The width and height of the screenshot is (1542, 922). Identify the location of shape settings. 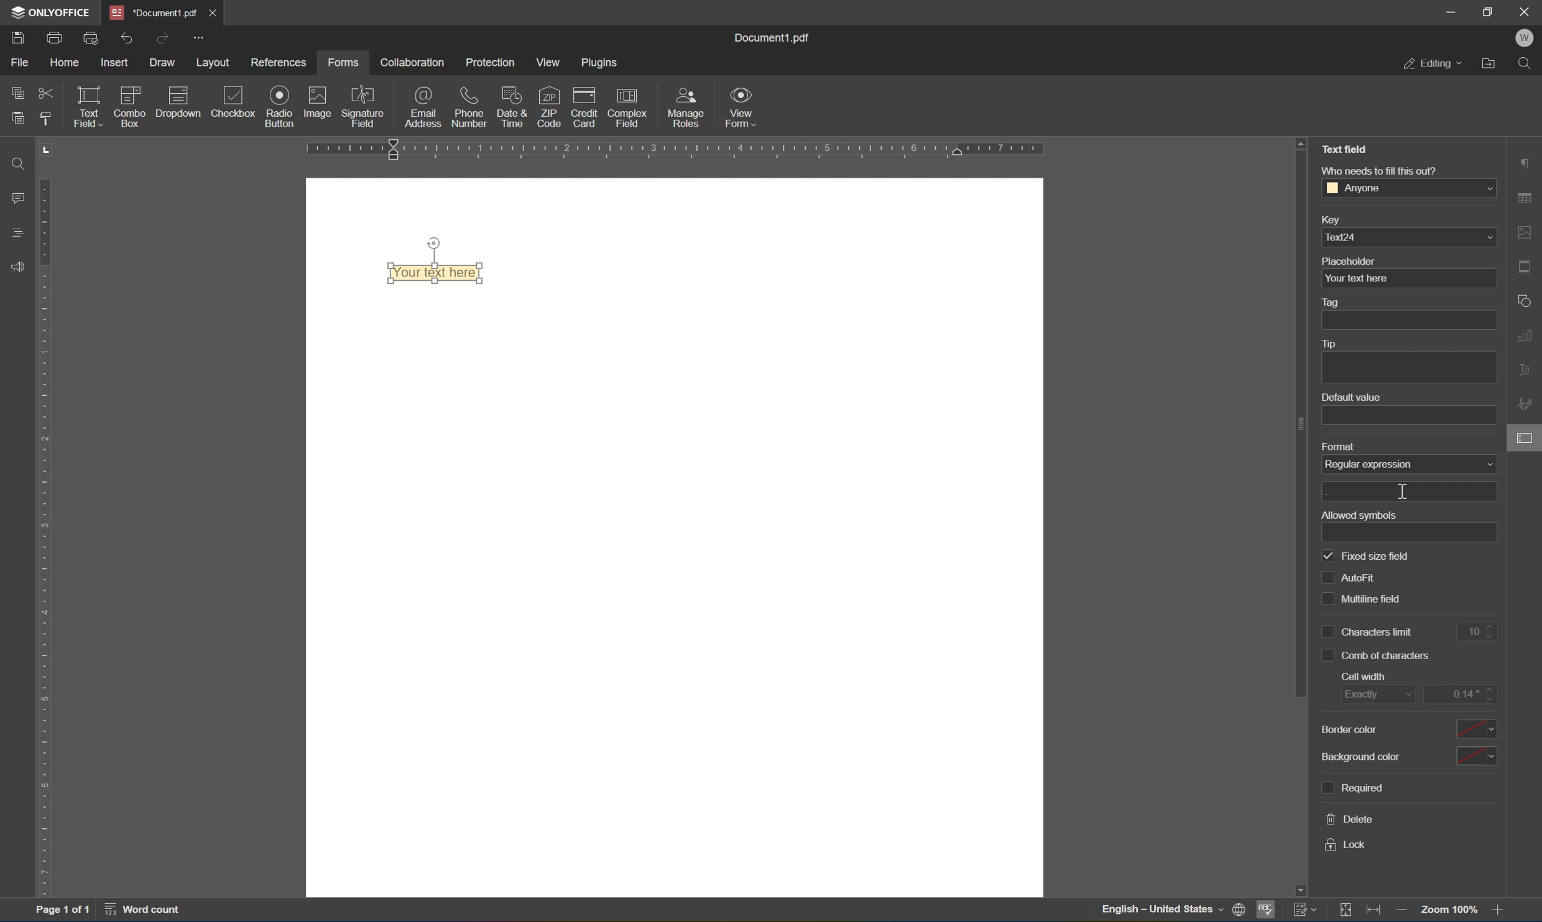
(1526, 300).